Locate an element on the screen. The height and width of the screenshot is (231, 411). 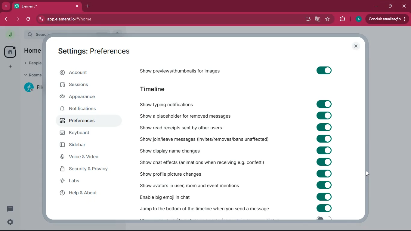
concluir atualizacao is located at coordinates (386, 19).